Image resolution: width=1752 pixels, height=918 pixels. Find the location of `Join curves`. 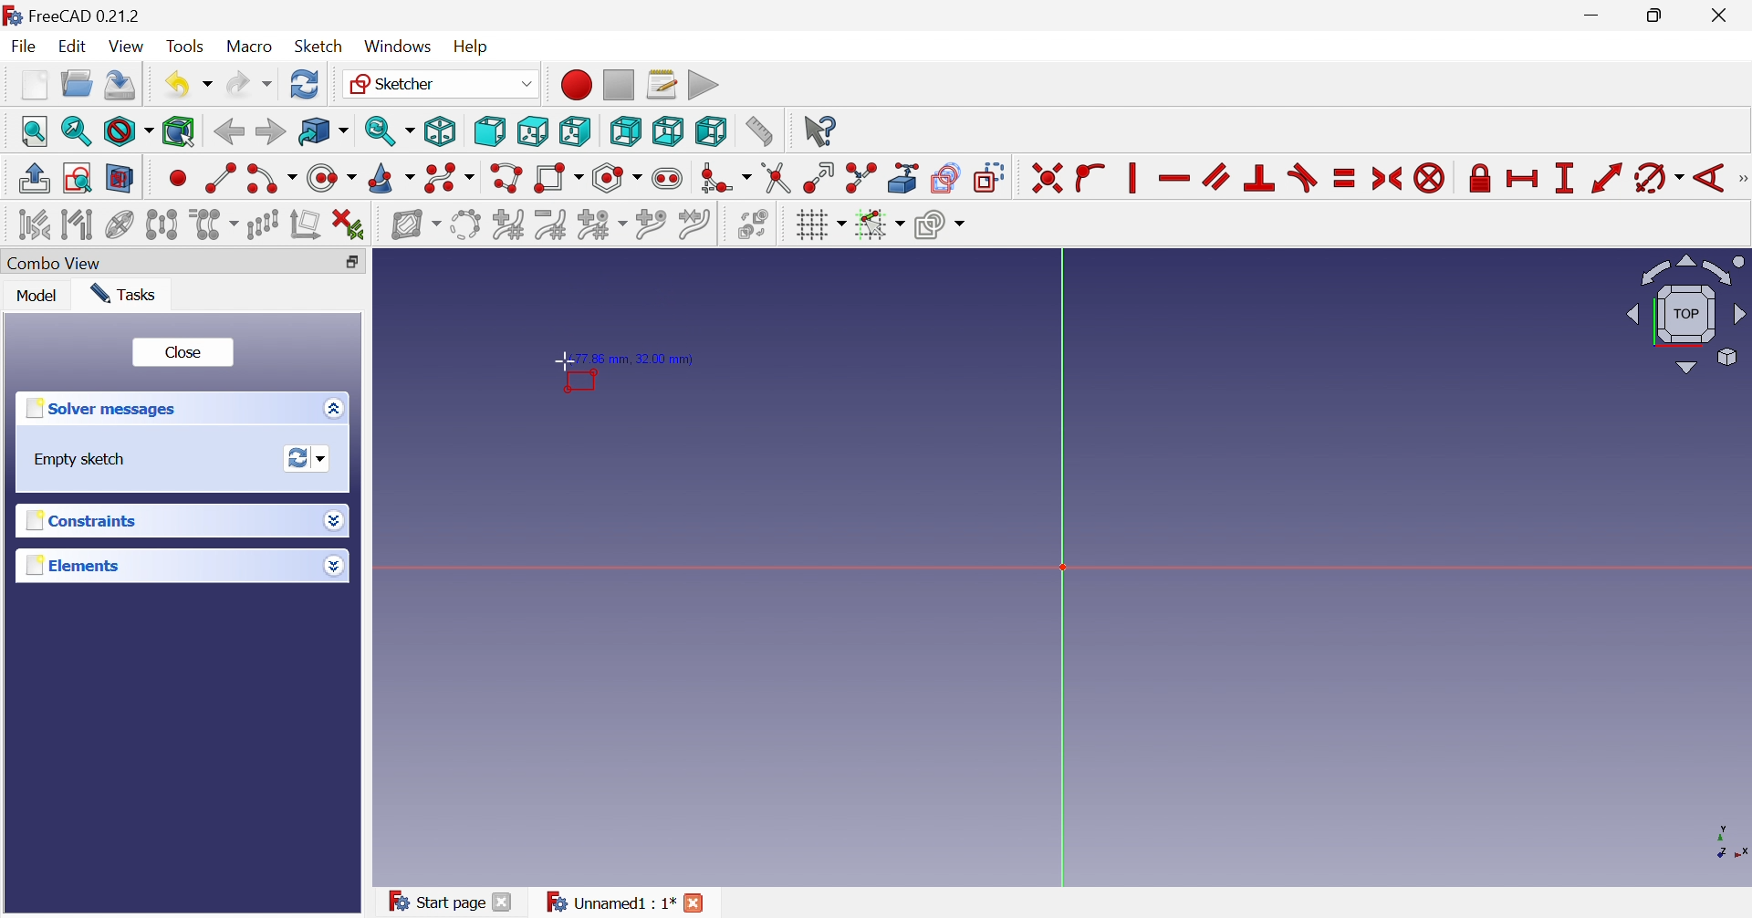

Join curves is located at coordinates (694, 224).